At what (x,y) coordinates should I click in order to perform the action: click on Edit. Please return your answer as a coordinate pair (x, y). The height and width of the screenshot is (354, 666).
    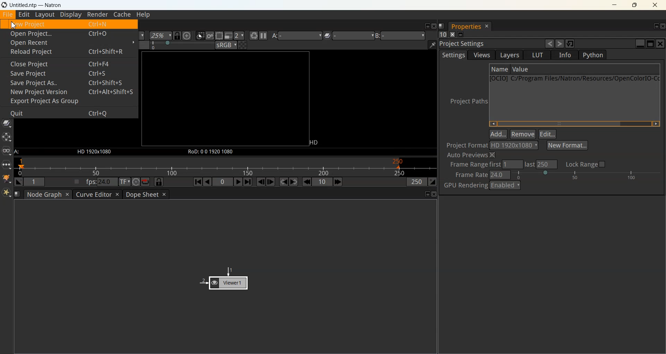
    Looking at the image, I should click on (547, 134).